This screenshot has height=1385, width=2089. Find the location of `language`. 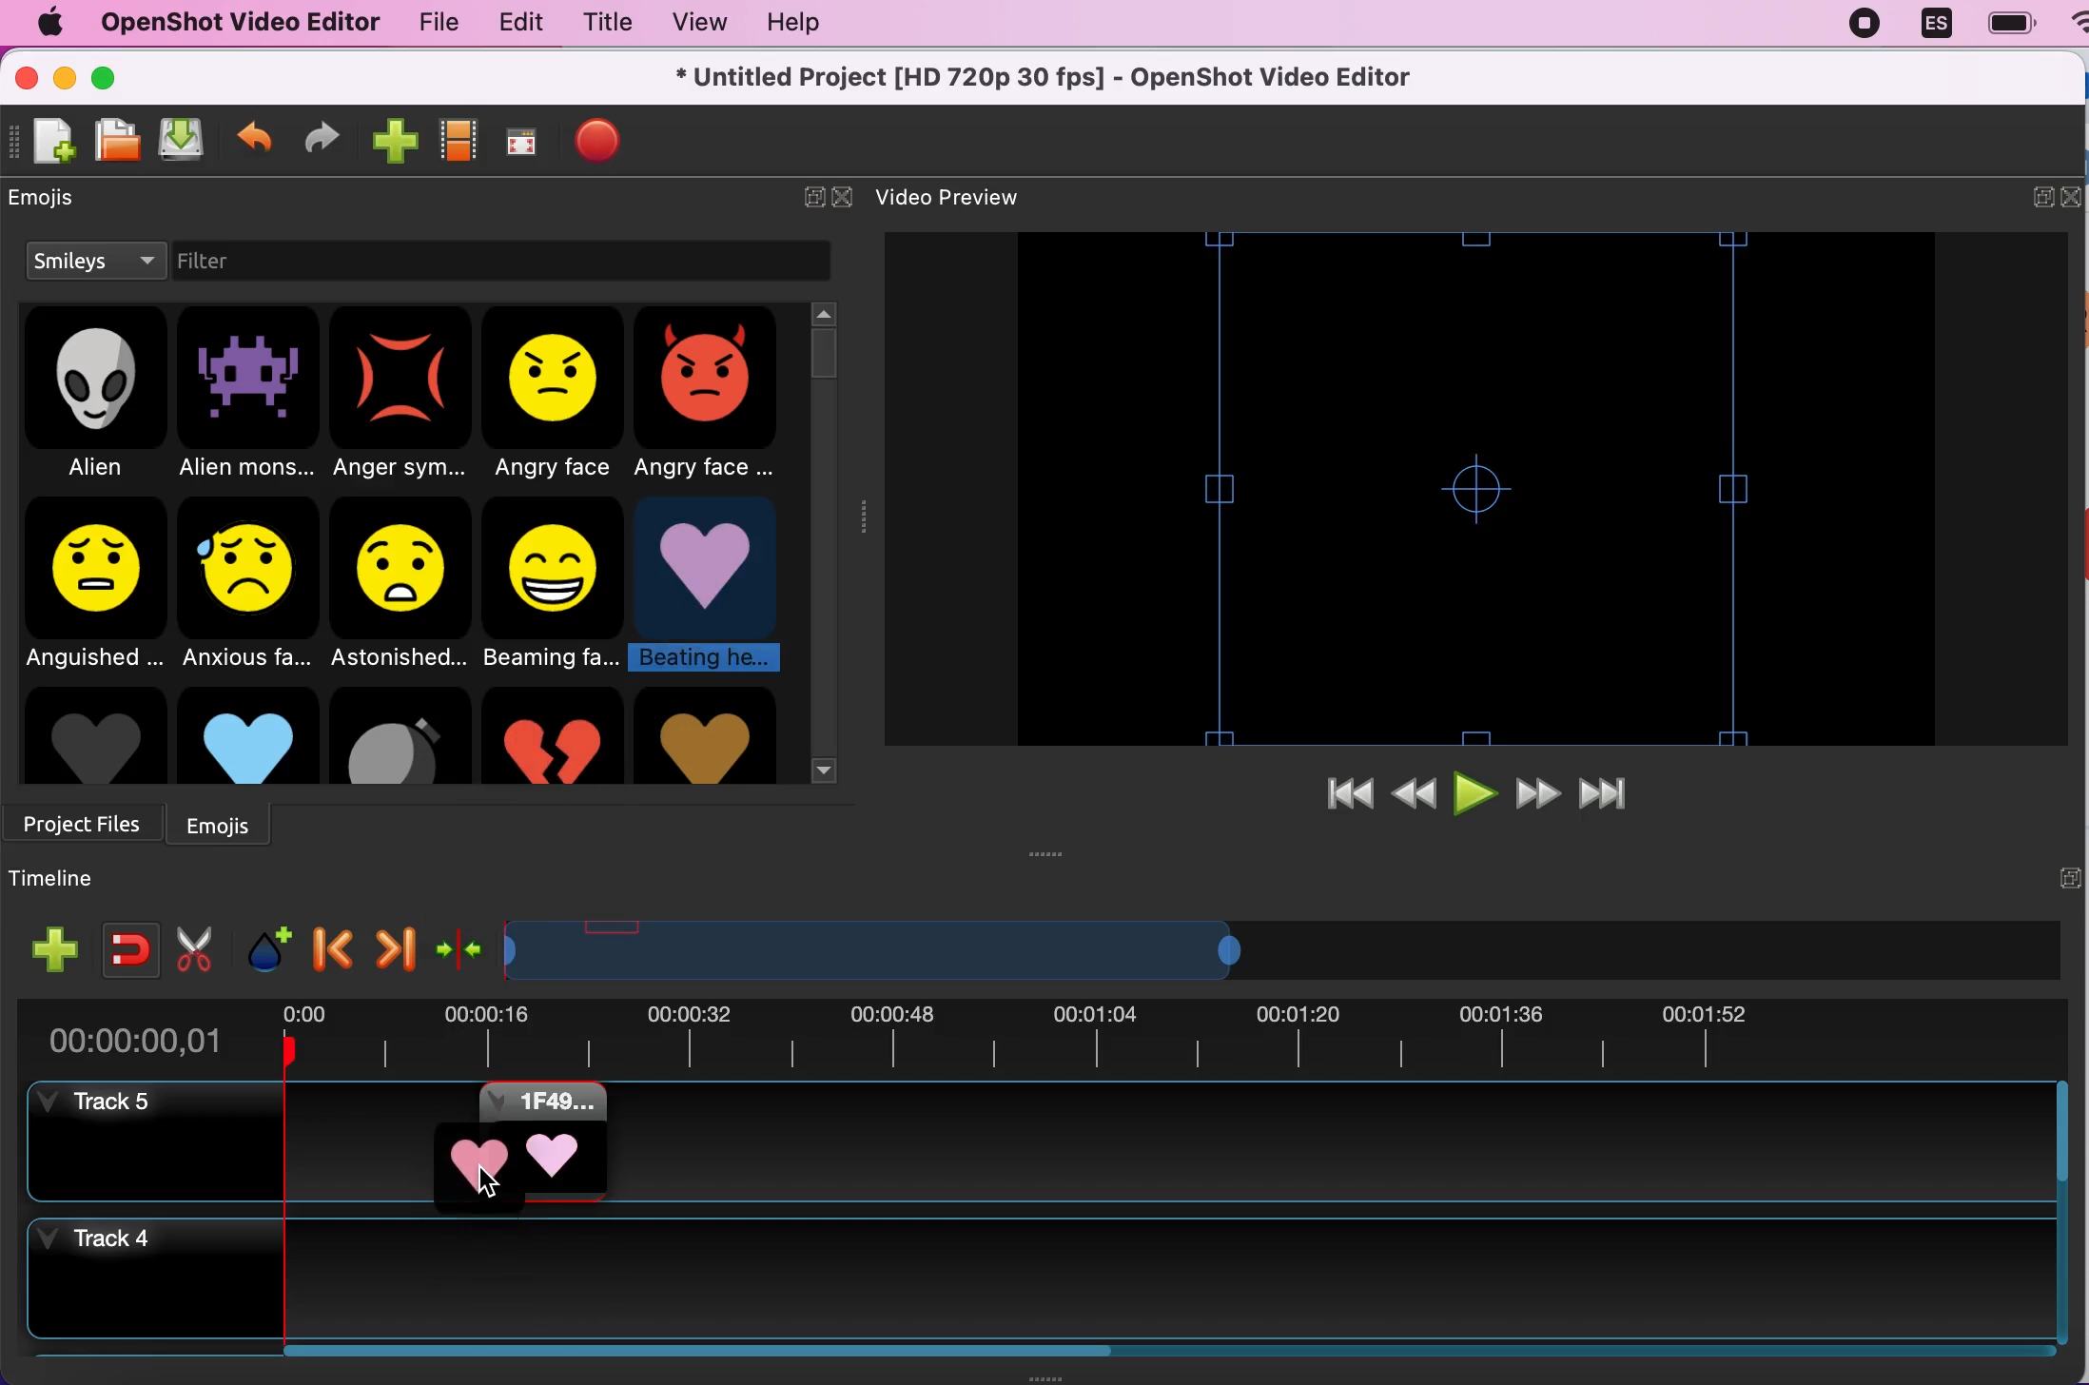

language is located at coordinates (1928, 24).